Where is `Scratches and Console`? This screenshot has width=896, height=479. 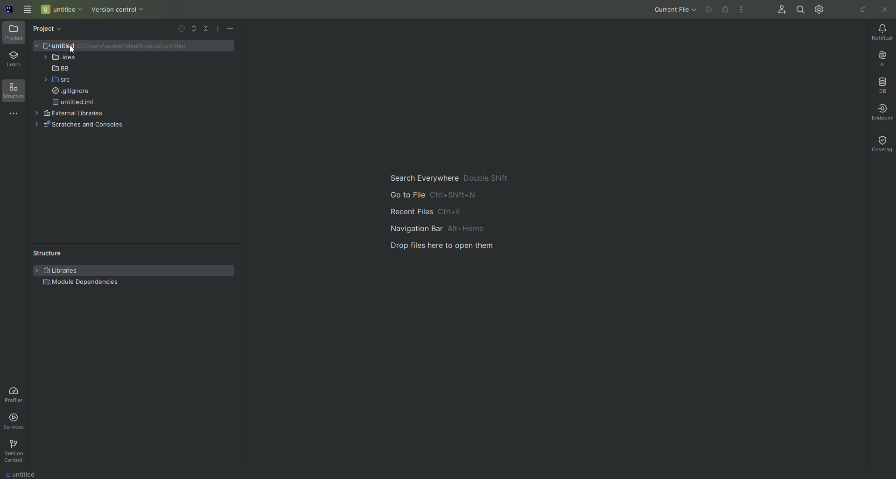 Scratches and Console is located at coordinates (84, 125).